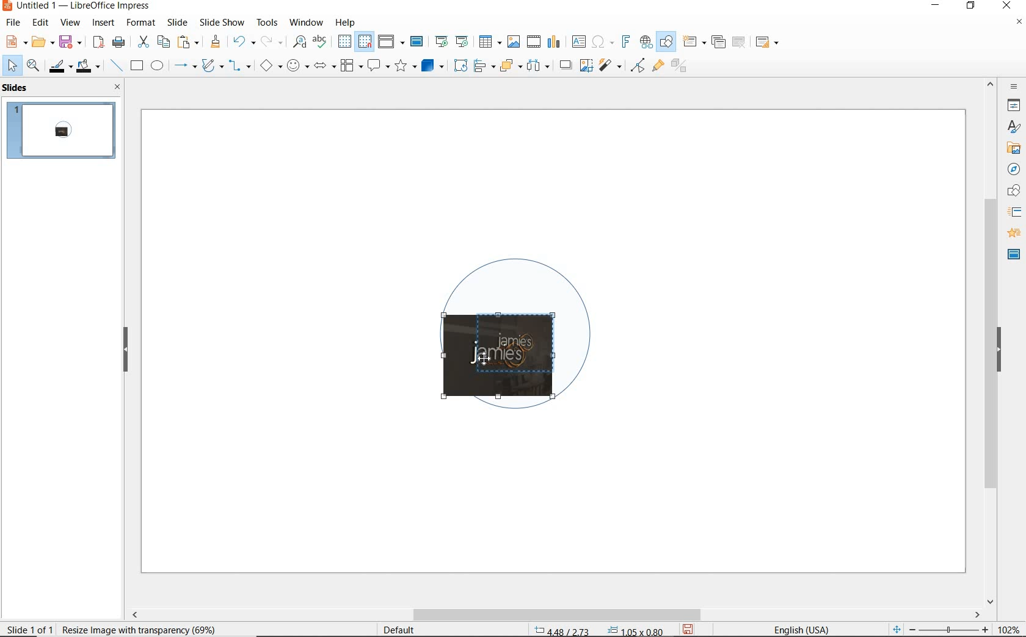 This screenshot has width=1026, height=637. What do you see at coordinates (34, 67) in the screenshot?
I see `zoom & pan` at bounding box center [34, 67].